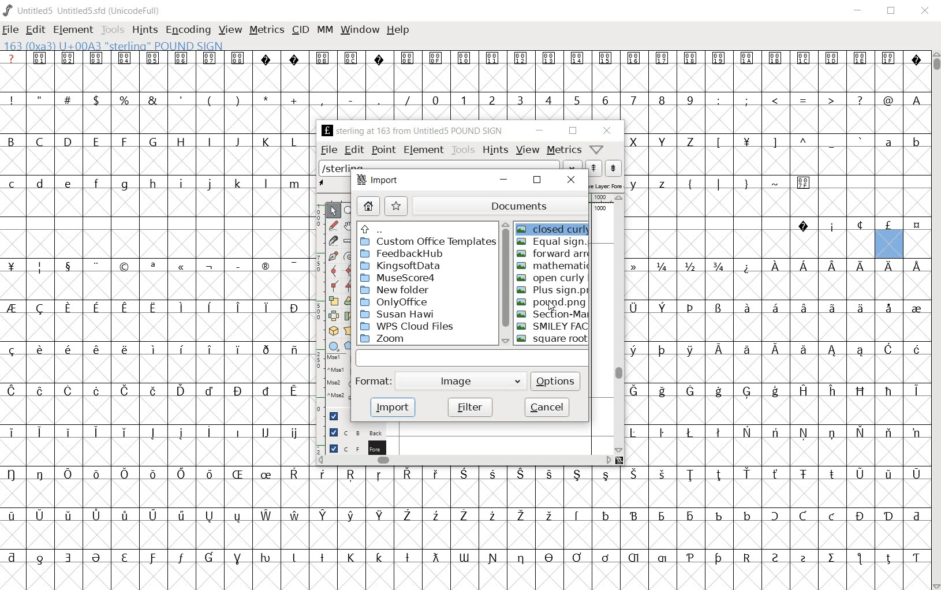  Describe the element at coordinates (564, 150) in the screenshot. I see `metrics` at that location.